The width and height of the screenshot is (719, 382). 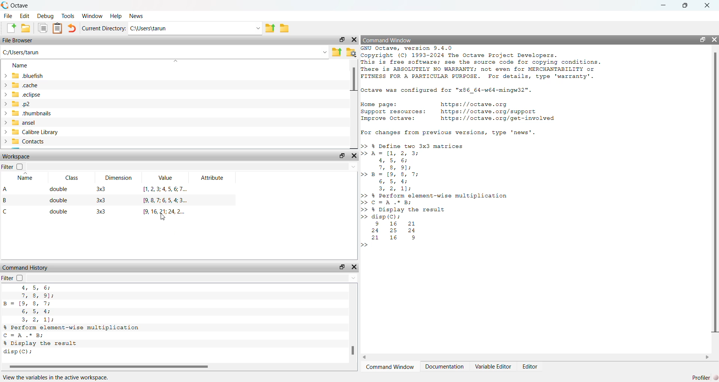 What do you see at coordinates (37, 311) in the screenshot?
I see `6; 5, 4;` at bounding box center [37, 311].